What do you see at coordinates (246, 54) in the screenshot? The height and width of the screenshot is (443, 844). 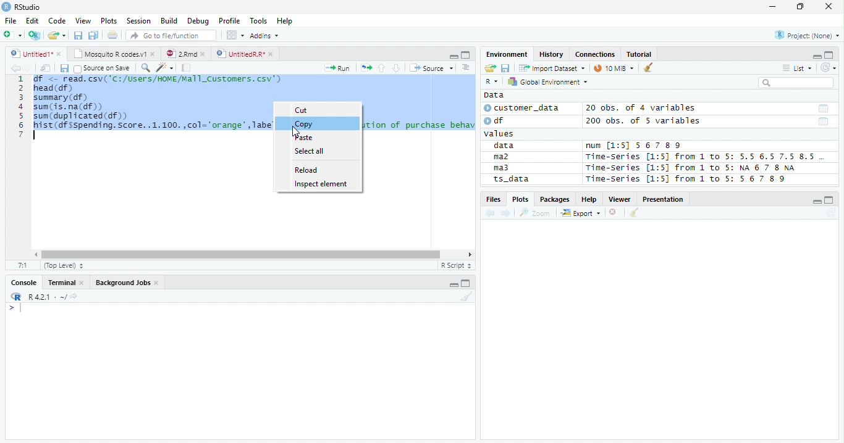 I see `UnititledR.R` at bounding box center [246, 54].